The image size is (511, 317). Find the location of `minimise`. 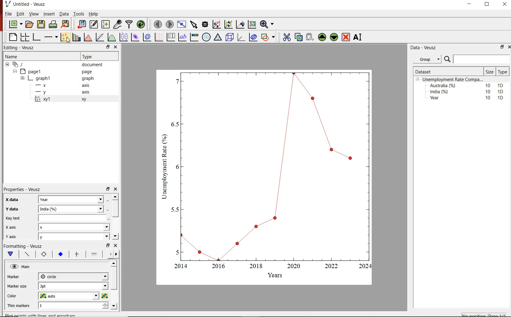

minimise is located at coordinates (108, 245).